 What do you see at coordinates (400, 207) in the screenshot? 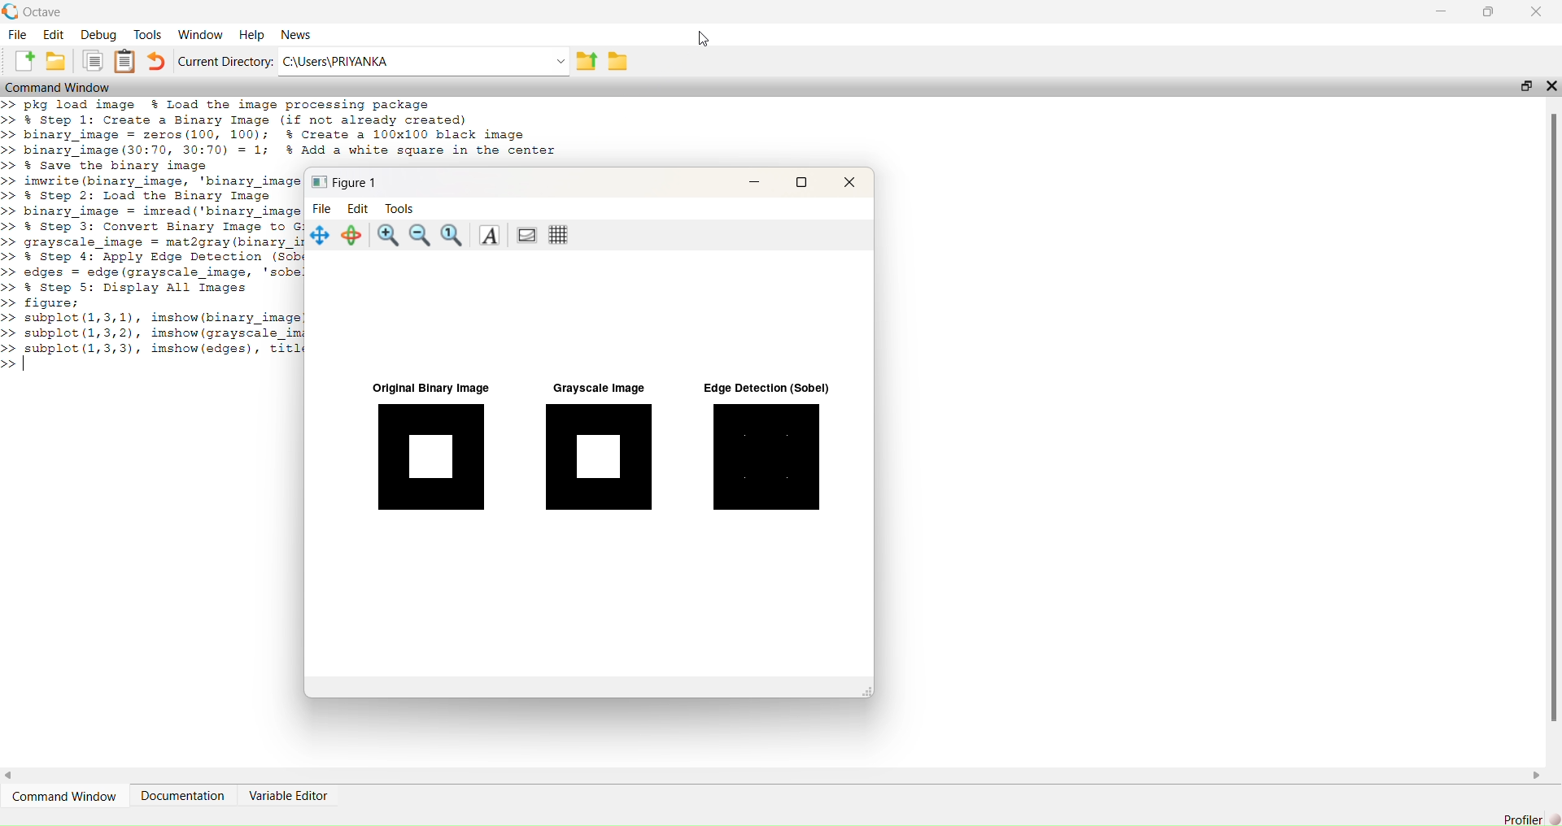
I see `tools` at bounding box center [400, 207].